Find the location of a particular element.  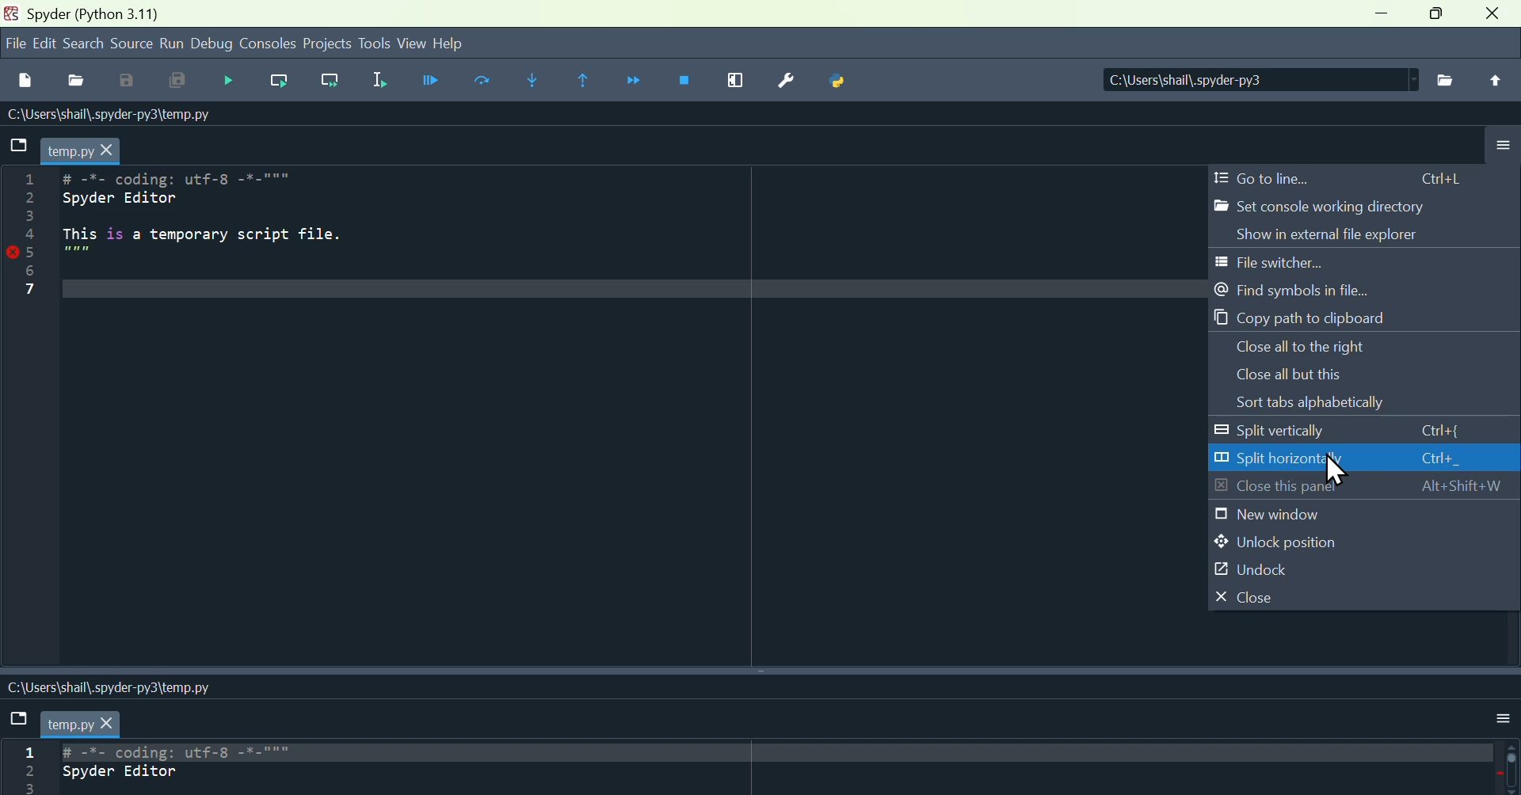

Consoles is located at coordinates (270, 48).